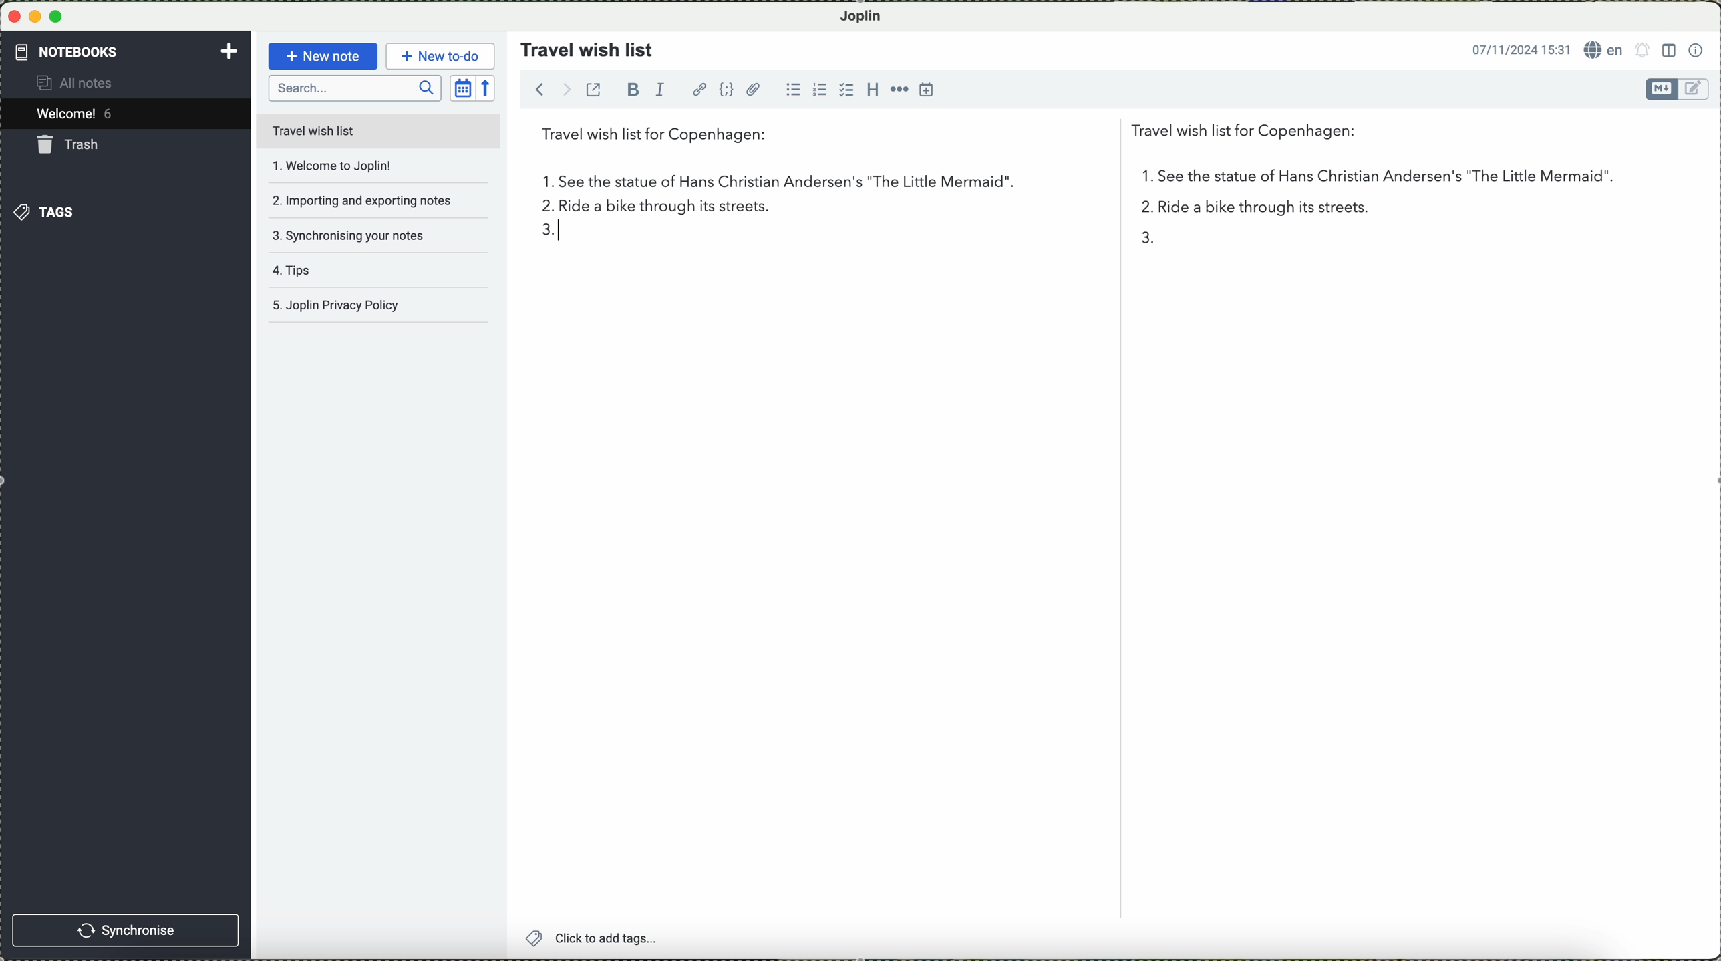  What do you see at coordinates (796, 90) in the screenshot?
I see `bulleted list` at bounding box center [796, 90].